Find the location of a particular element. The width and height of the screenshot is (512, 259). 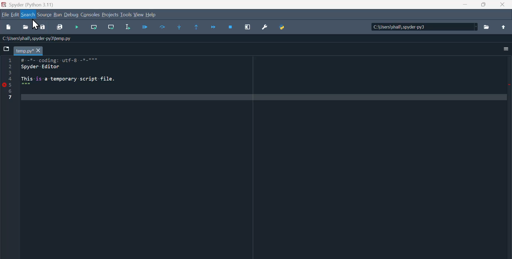

file is located at coordinates (5, 14).